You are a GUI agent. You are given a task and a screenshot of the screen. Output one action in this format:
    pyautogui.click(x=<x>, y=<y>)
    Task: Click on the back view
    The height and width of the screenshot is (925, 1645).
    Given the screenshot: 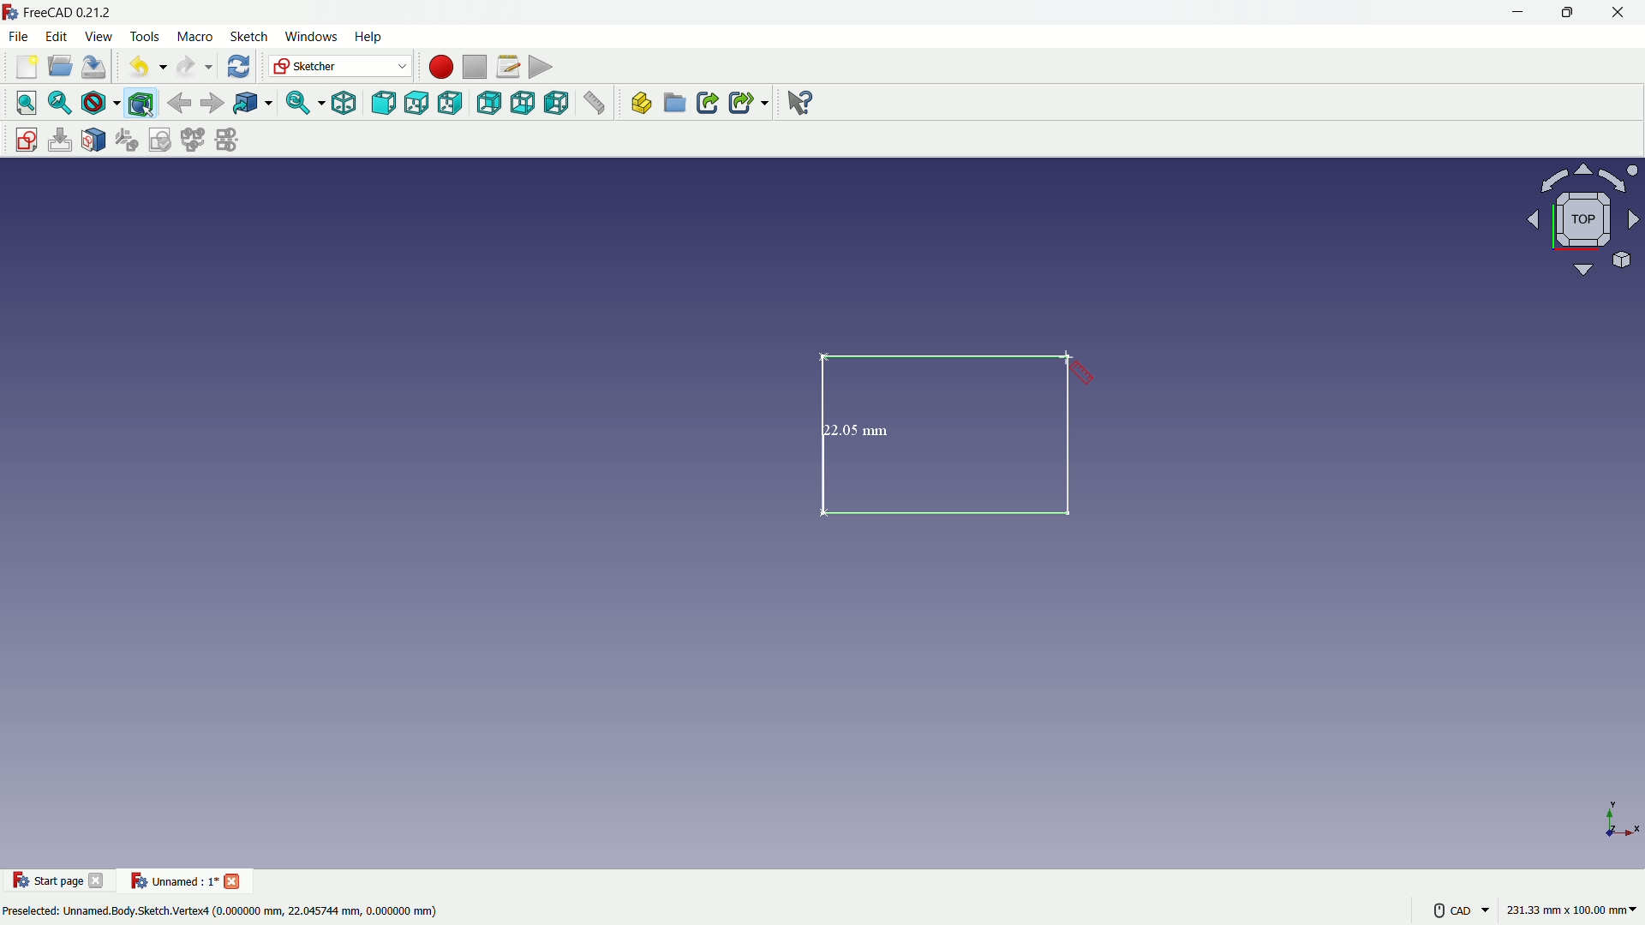 What is the action you would take?
    pyautogui.click(x=488, y=103)
    